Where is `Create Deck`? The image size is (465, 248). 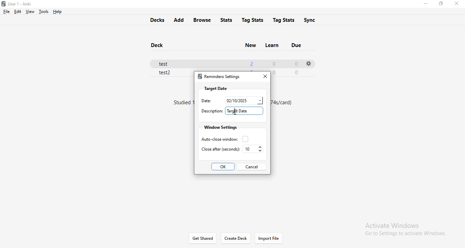
Create Deck is located at coordinates (236, 238).